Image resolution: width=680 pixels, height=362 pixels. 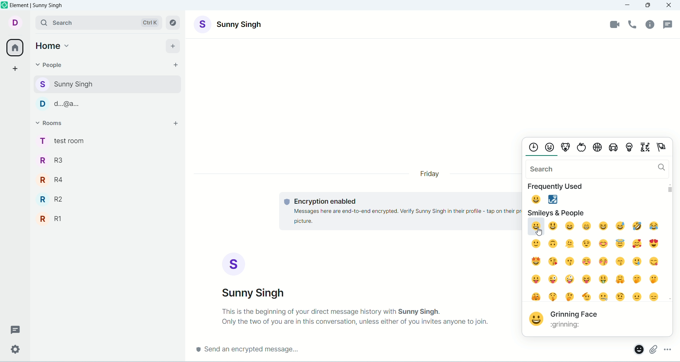 What do you see at coordinates (53, 45) in the screenshot?
I see `home` at bounding box center [53, 45].